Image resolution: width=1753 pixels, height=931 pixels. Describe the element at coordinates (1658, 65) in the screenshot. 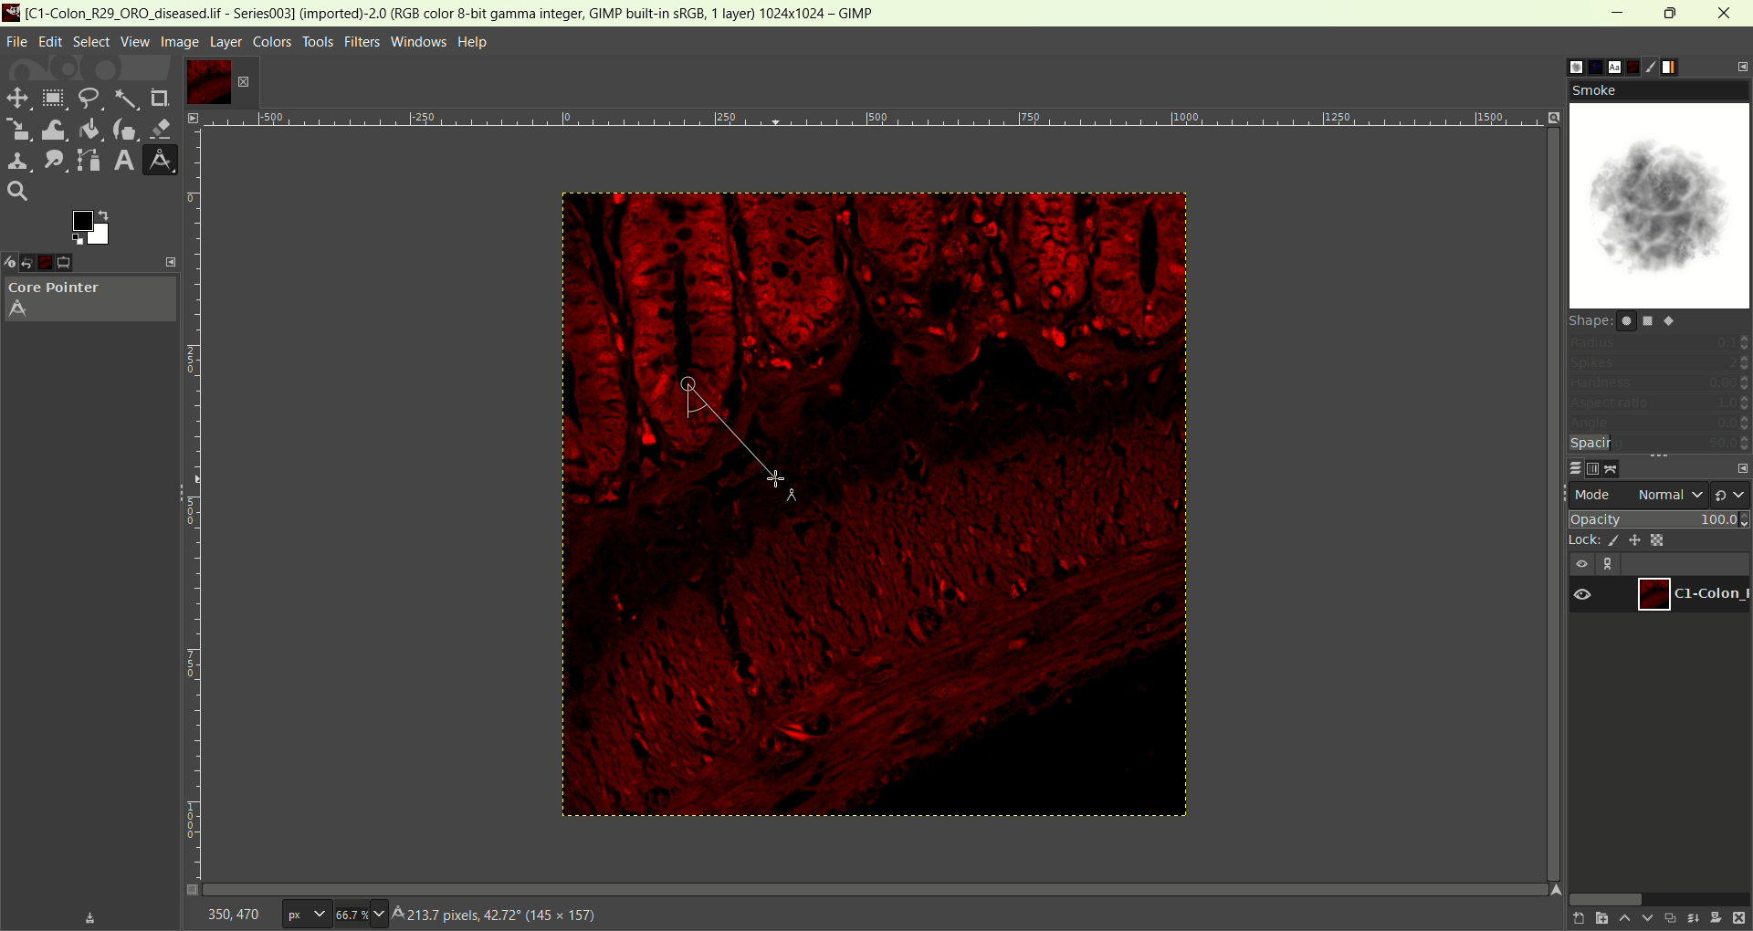

I see `brush` at that location.